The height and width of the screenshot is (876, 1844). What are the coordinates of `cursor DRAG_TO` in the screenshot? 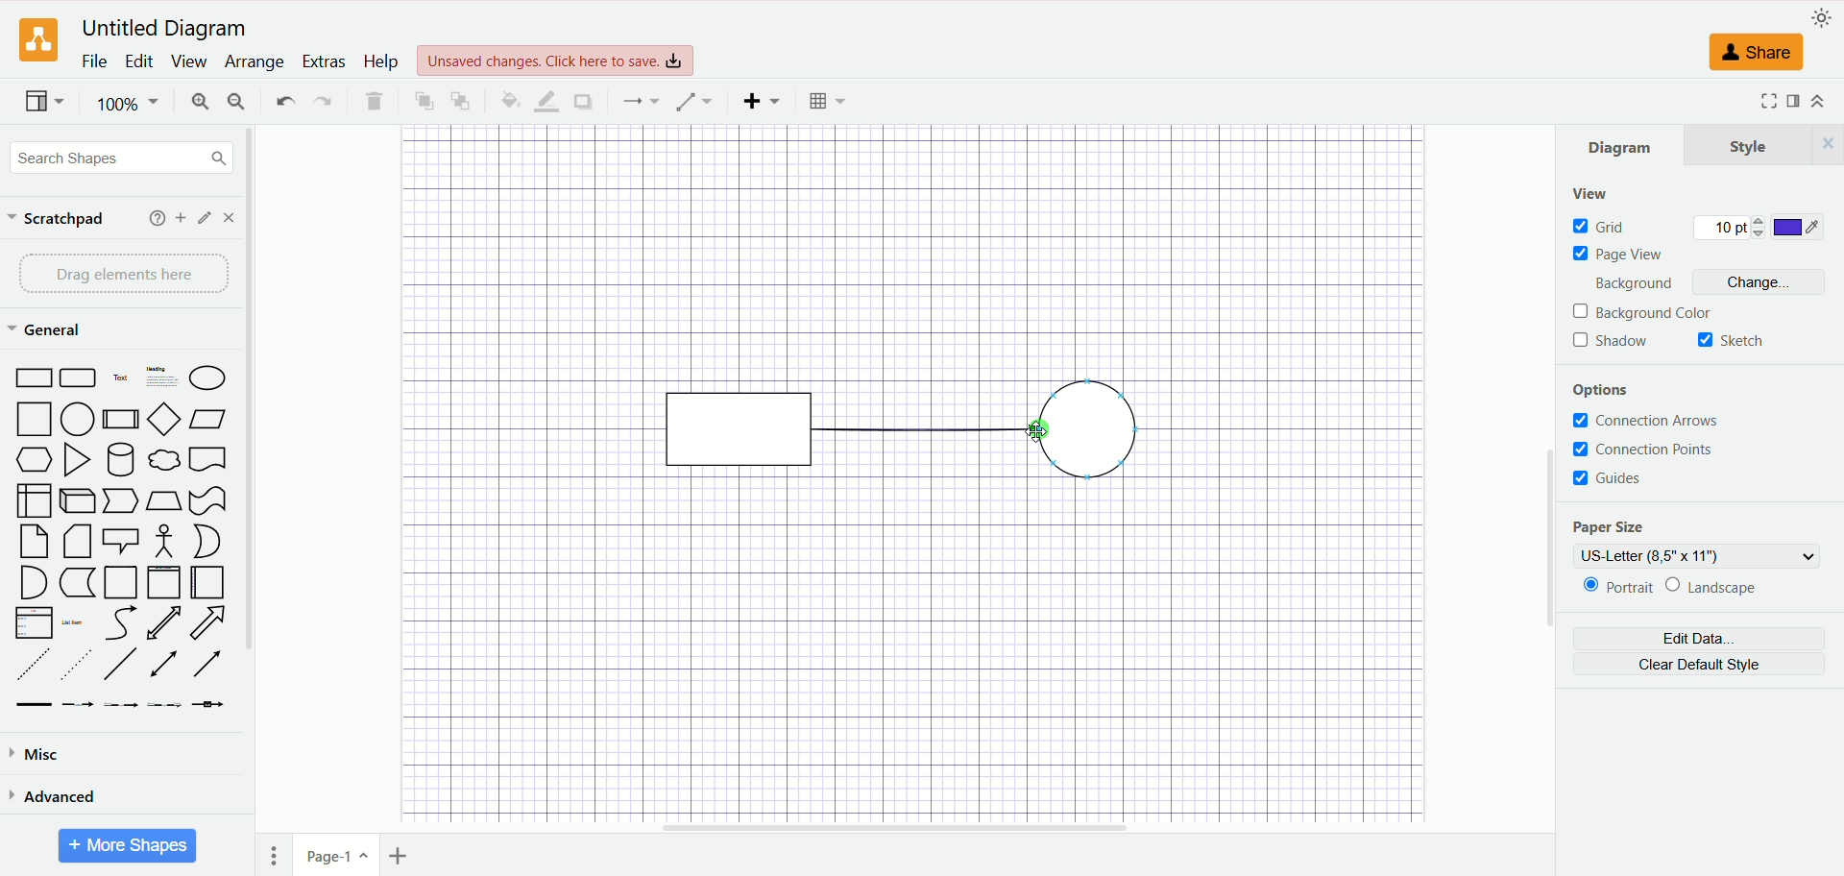 It's located at (1042, 431).